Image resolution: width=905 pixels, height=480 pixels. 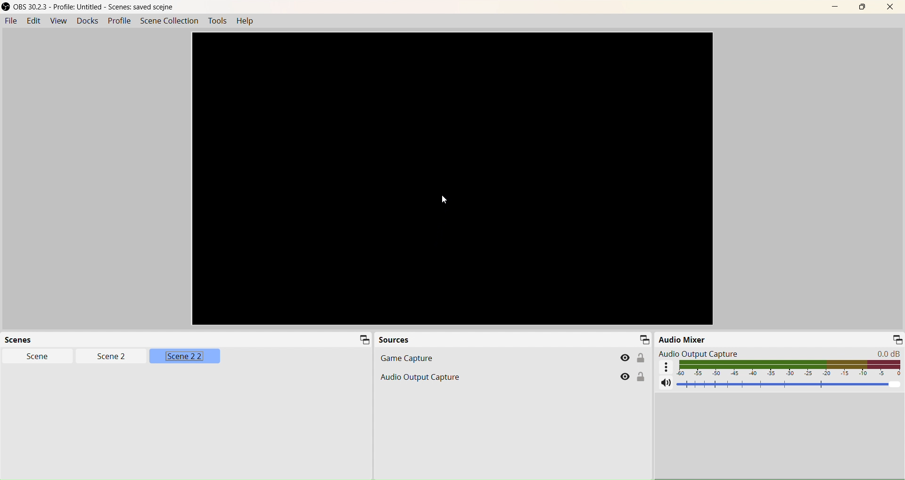 I want to click on Minimize, so click(x=365, y=339).